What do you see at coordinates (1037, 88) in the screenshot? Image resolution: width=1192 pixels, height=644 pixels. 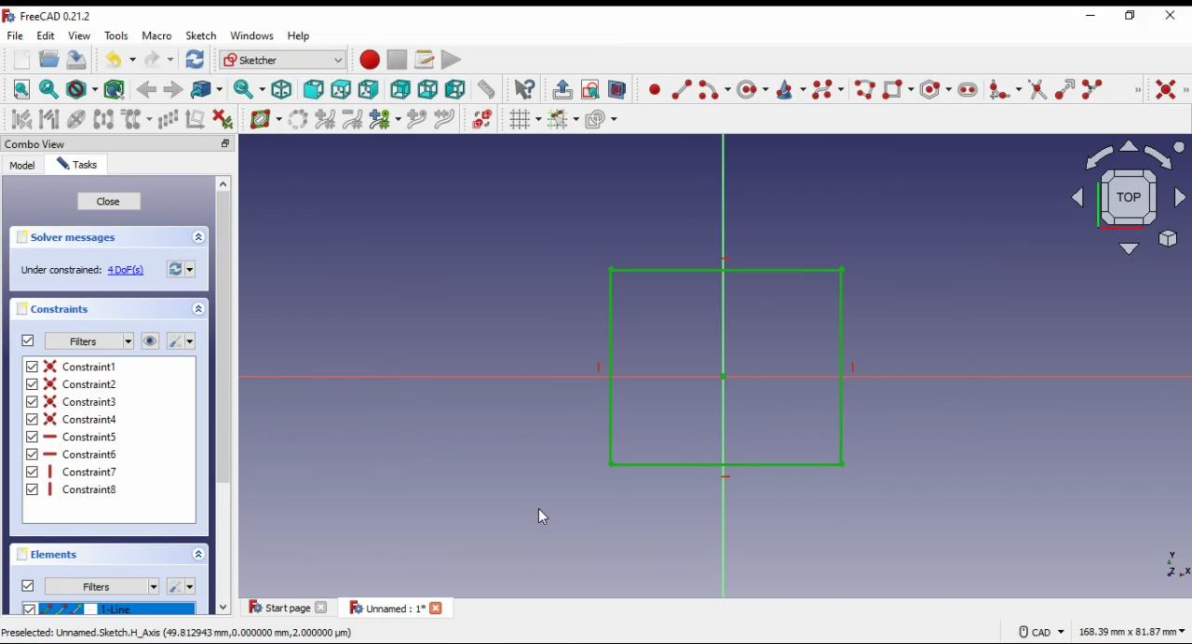 I see `trim edge` at bounding box center [1037, 88].